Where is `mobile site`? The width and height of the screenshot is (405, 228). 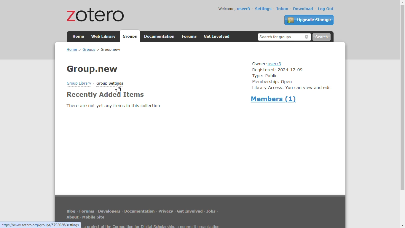 mobile site is located at coordinates (94, 217).